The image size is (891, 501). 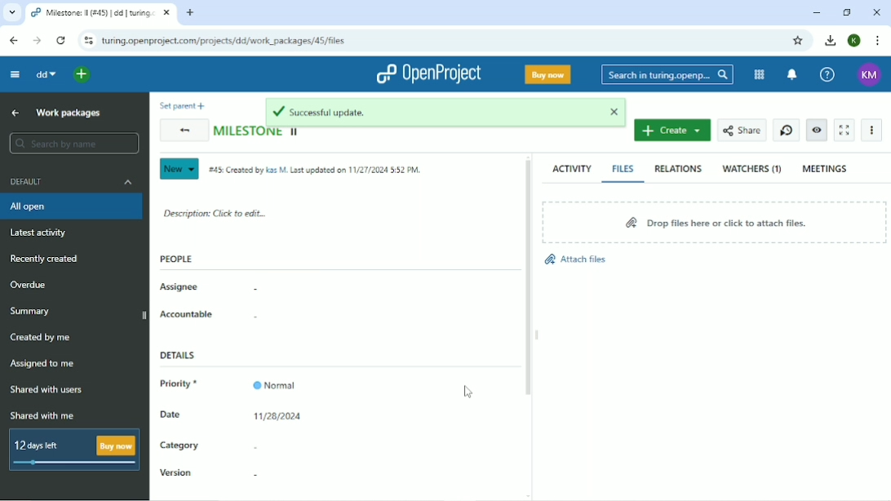 I want to click on New tab, so click(x=190, y=13).